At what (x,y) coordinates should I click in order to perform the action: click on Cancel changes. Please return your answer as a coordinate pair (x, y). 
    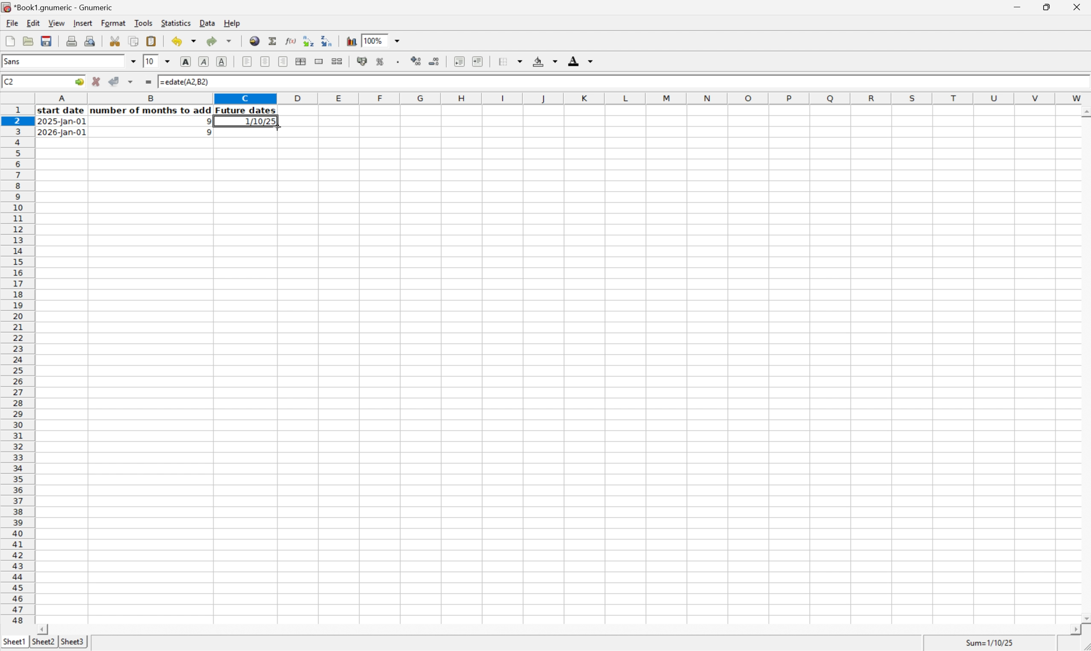
    Looking at the image, I should click on (97, 82).